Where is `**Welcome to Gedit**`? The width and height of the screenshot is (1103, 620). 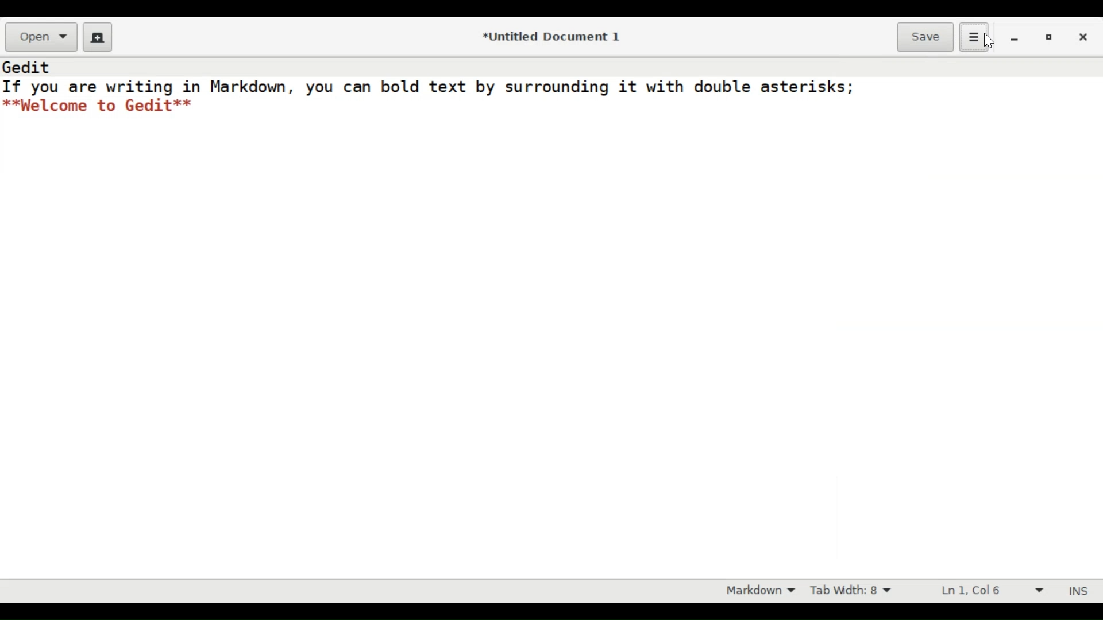
**Welcome to Gedit** is located at coordinates (98, 106).